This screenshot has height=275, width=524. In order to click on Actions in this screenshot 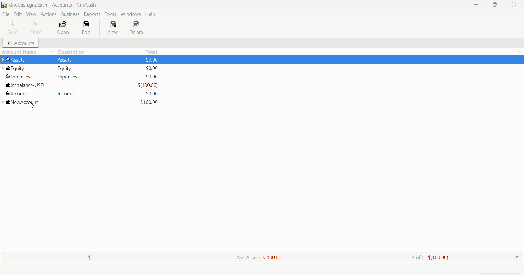, I will do `click(49, 14)`.